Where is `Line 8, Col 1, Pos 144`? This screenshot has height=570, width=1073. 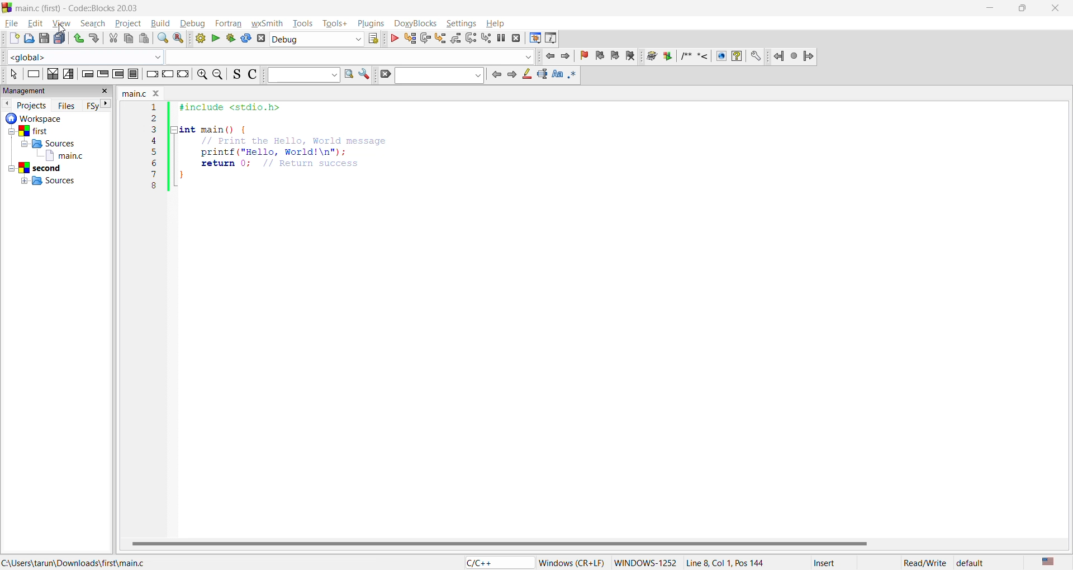 Line 8, Col 1, Pos 144 is located at coordinates (724, 563).